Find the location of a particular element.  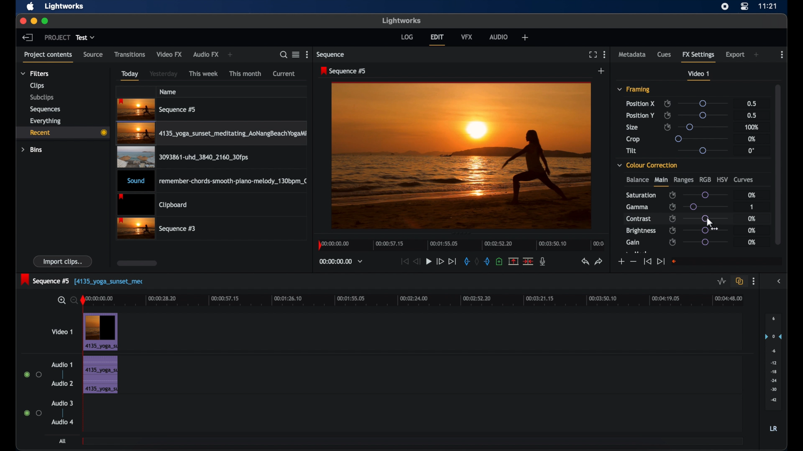

1 is located at coordinates (751, 208).